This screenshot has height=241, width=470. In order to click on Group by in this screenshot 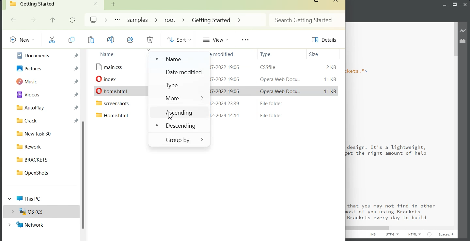, I will do `click(178, 140)`.